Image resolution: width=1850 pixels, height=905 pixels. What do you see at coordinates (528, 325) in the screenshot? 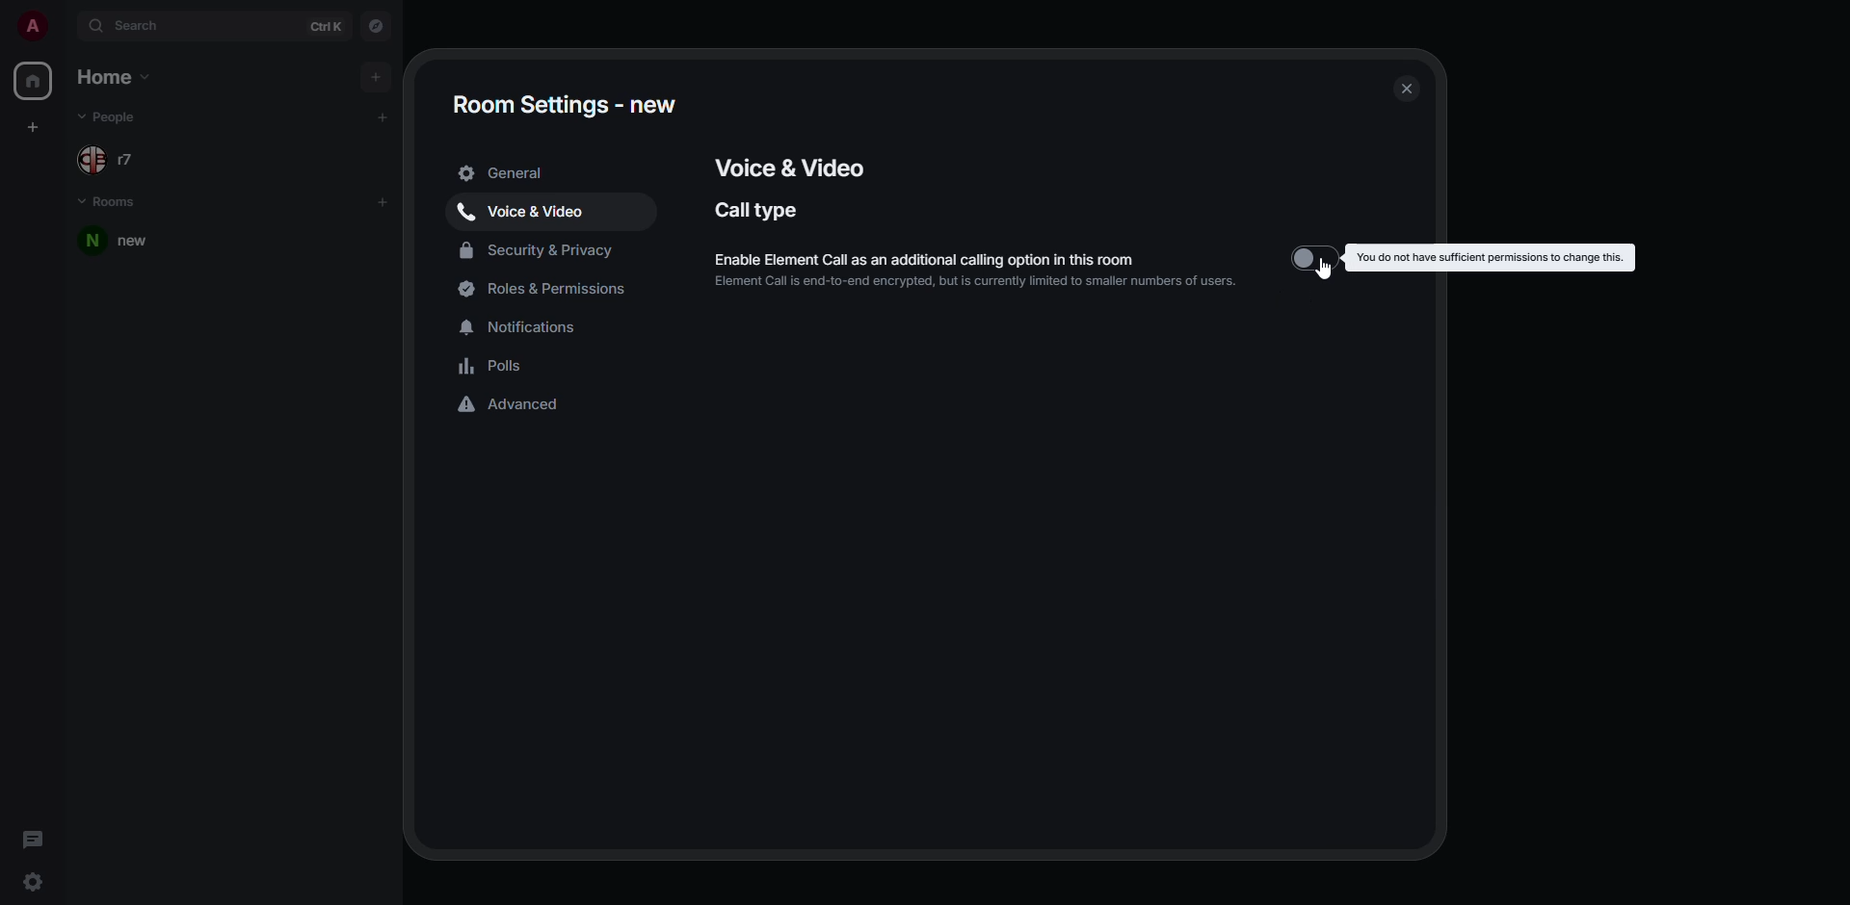
I see `notifications` at bounding box center [528, 325].